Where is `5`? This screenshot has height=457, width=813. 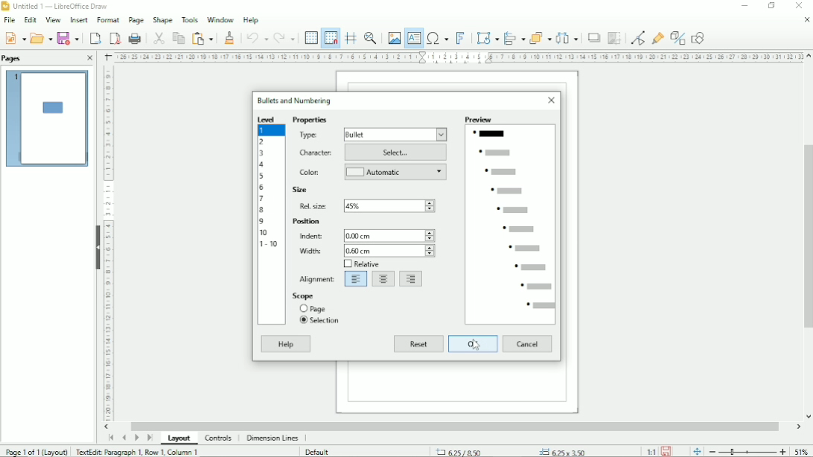 5 is located at coordinates (261, 176).